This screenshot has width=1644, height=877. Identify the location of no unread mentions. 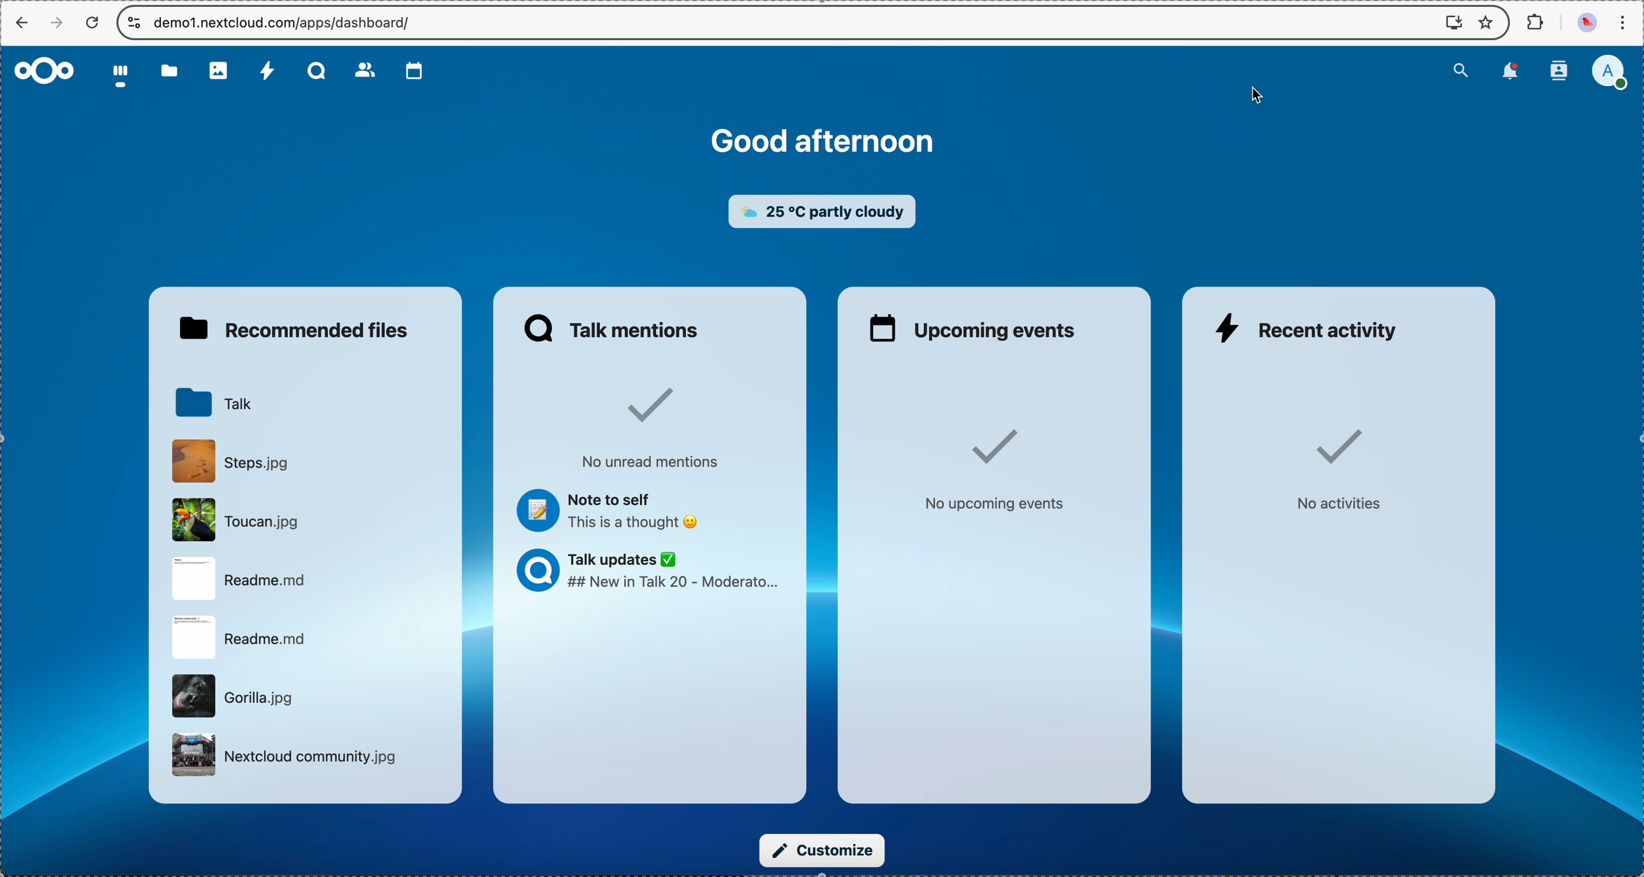
(652, 428).